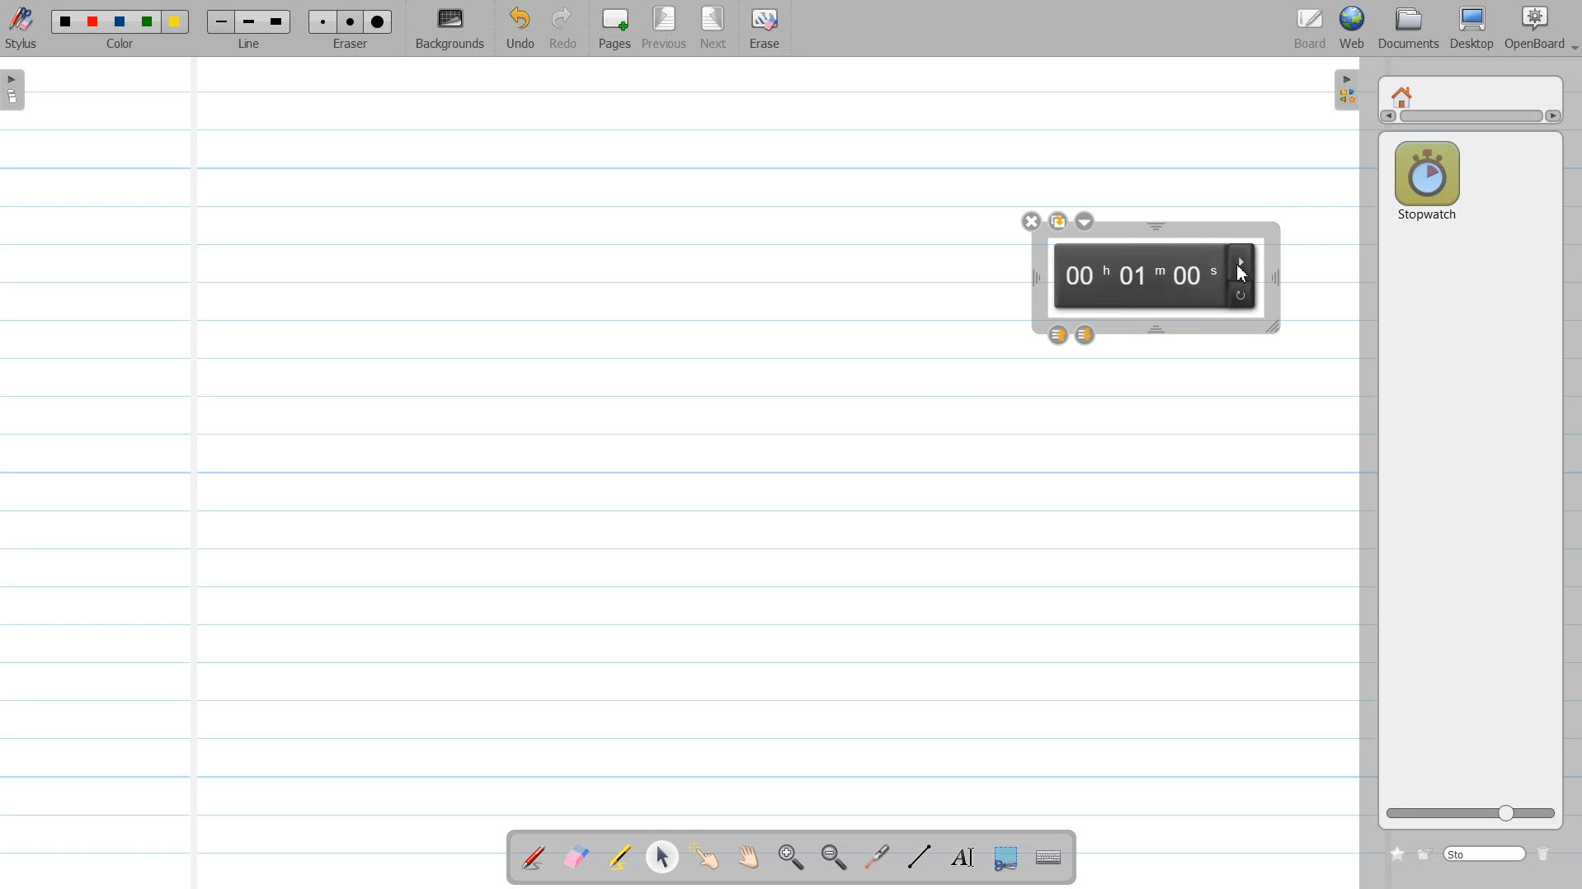  What do you see at coordinates (922, 857) in the screenshot?
I see `Draw Line` at bounding box center [922, 857].